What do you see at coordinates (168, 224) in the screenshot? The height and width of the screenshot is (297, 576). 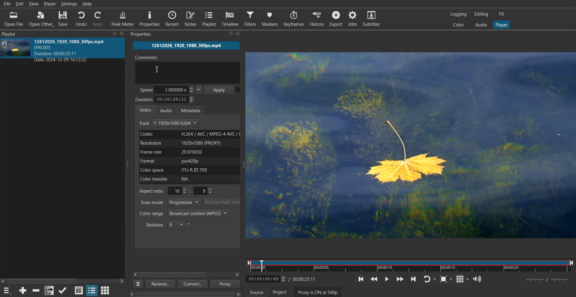 I see `Rotation` at bounding box center [168, 224].